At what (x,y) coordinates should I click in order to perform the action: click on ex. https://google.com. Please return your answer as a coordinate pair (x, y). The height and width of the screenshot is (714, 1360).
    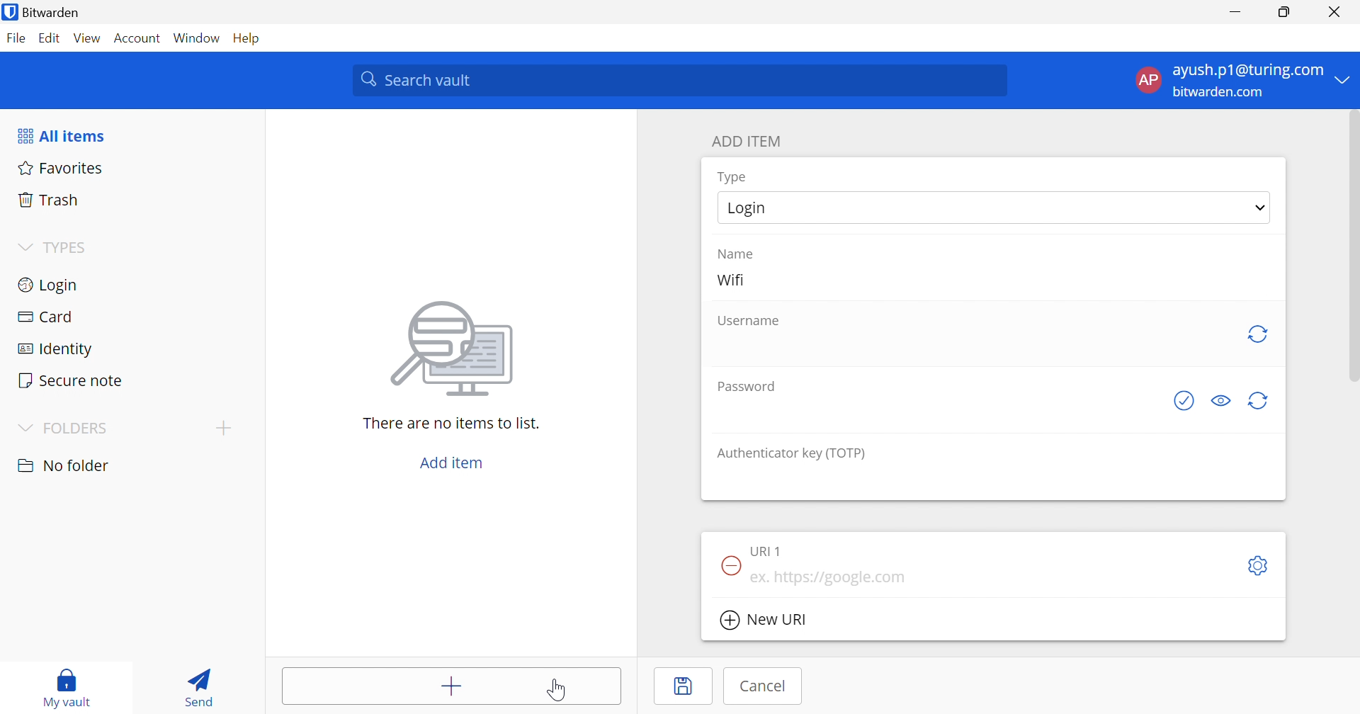
    Looking at the image, I should click on (829, 578).